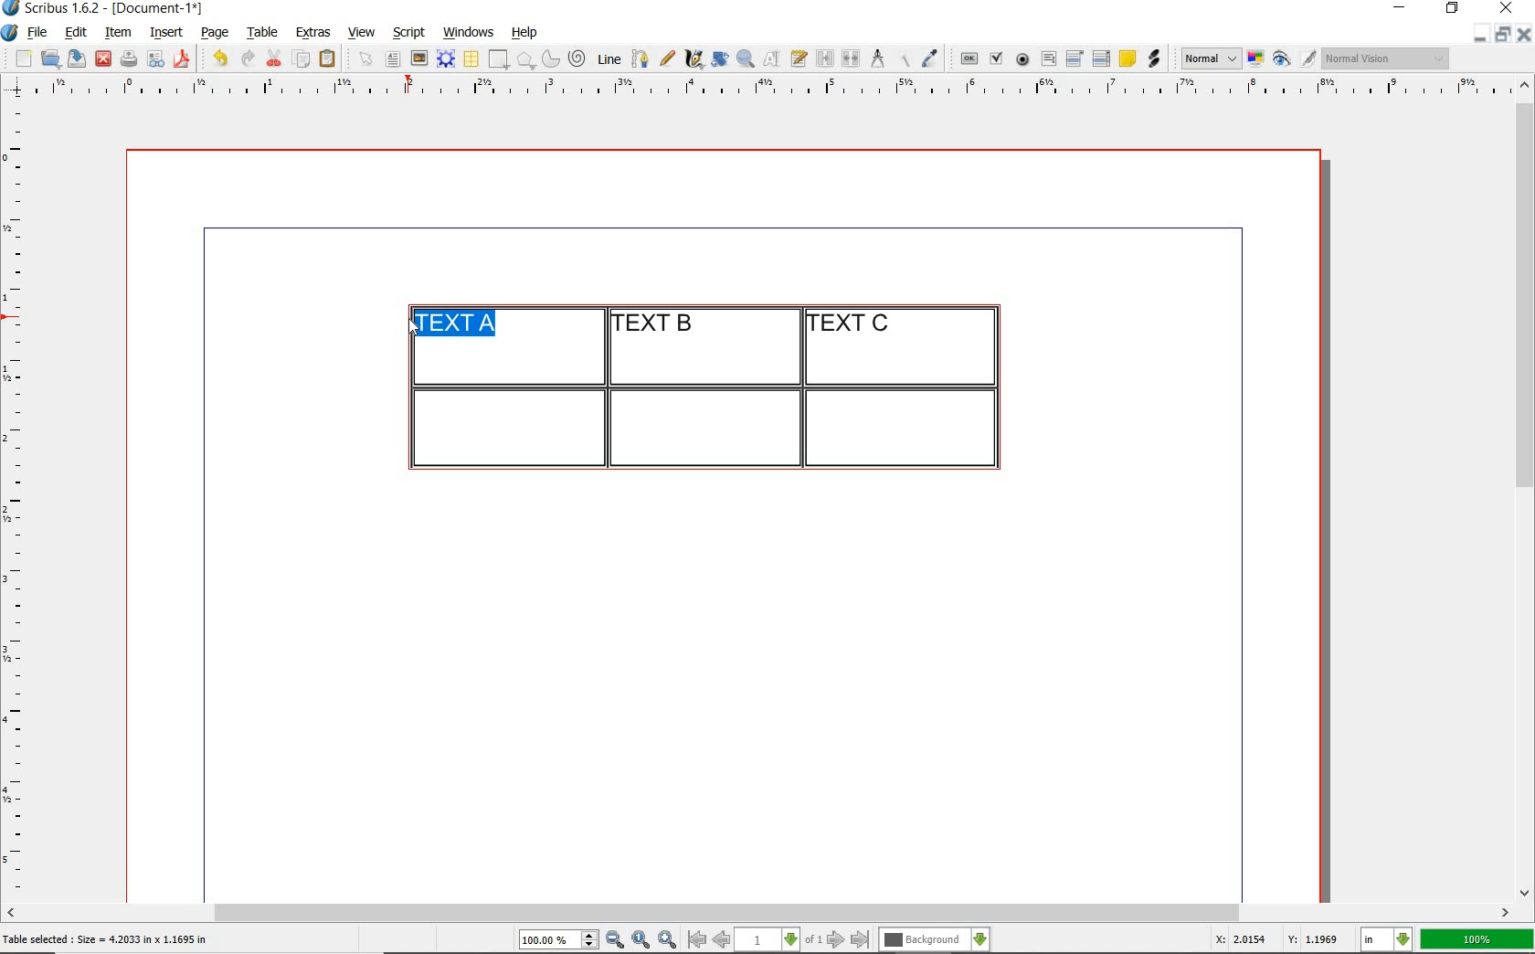 The image size is (1535, 954). I want to click on toggle color management, so click(1257, 60).